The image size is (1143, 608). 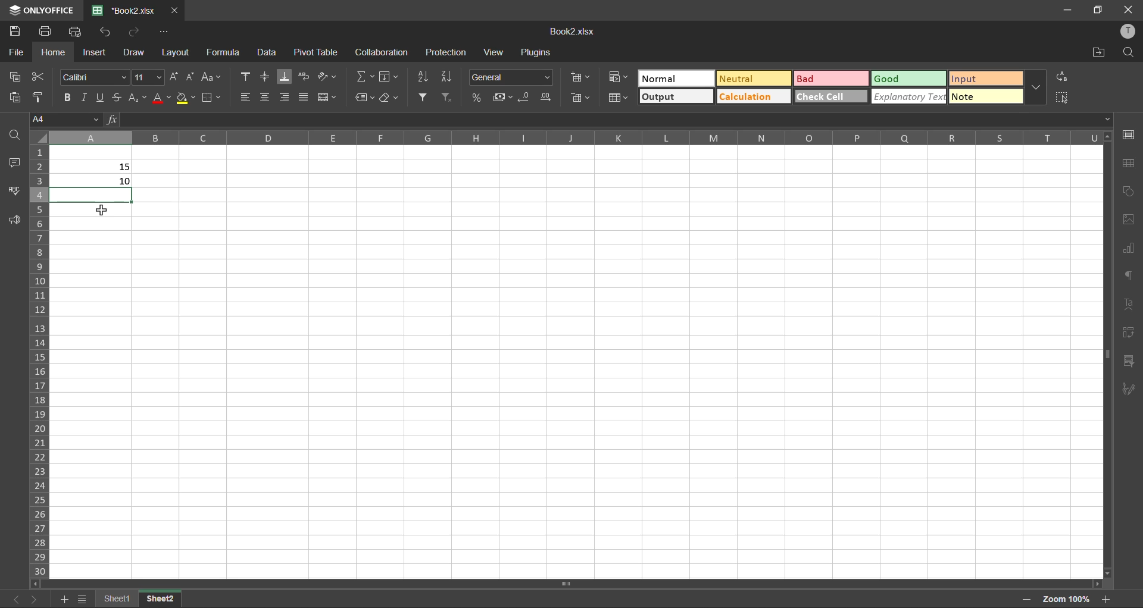 I want to click on increment size, so click(x=174, y=76).